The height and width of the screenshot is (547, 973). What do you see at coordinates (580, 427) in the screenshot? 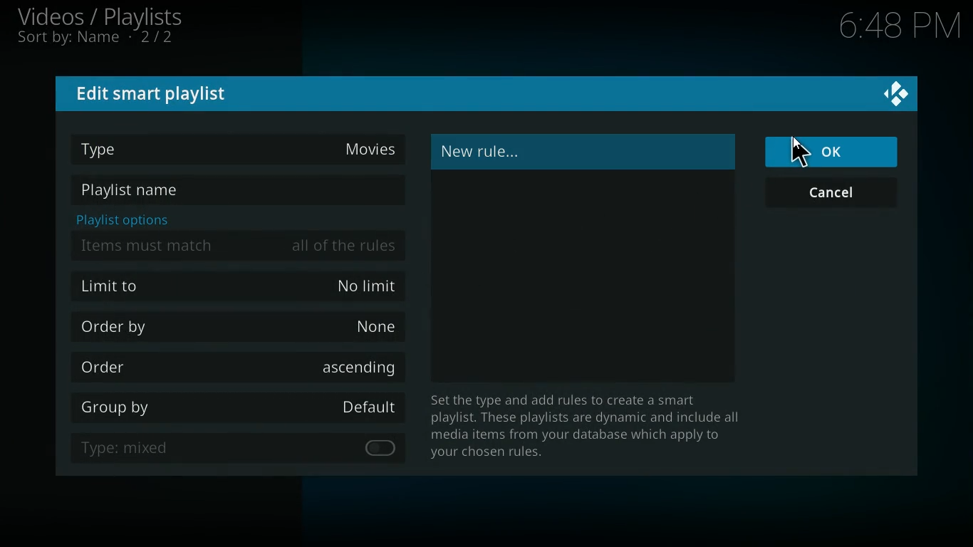
I see `description` at bounding box center [580, 427].